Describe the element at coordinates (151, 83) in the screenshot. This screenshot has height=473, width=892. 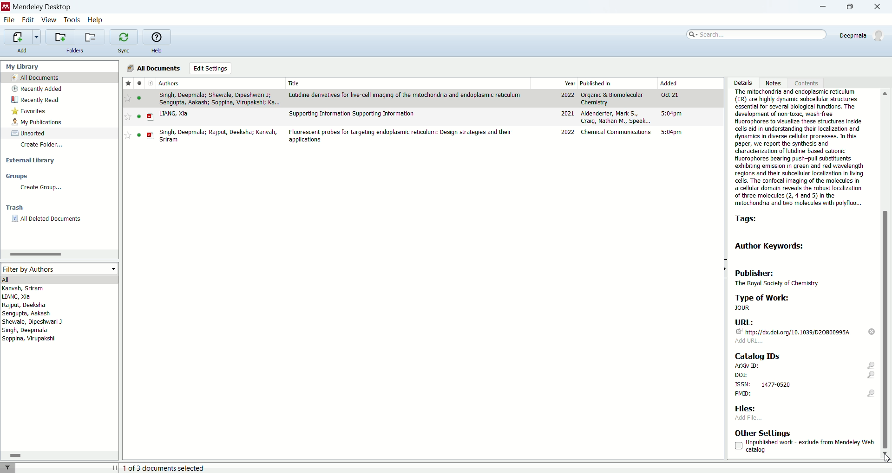
I see `document type` at that location.